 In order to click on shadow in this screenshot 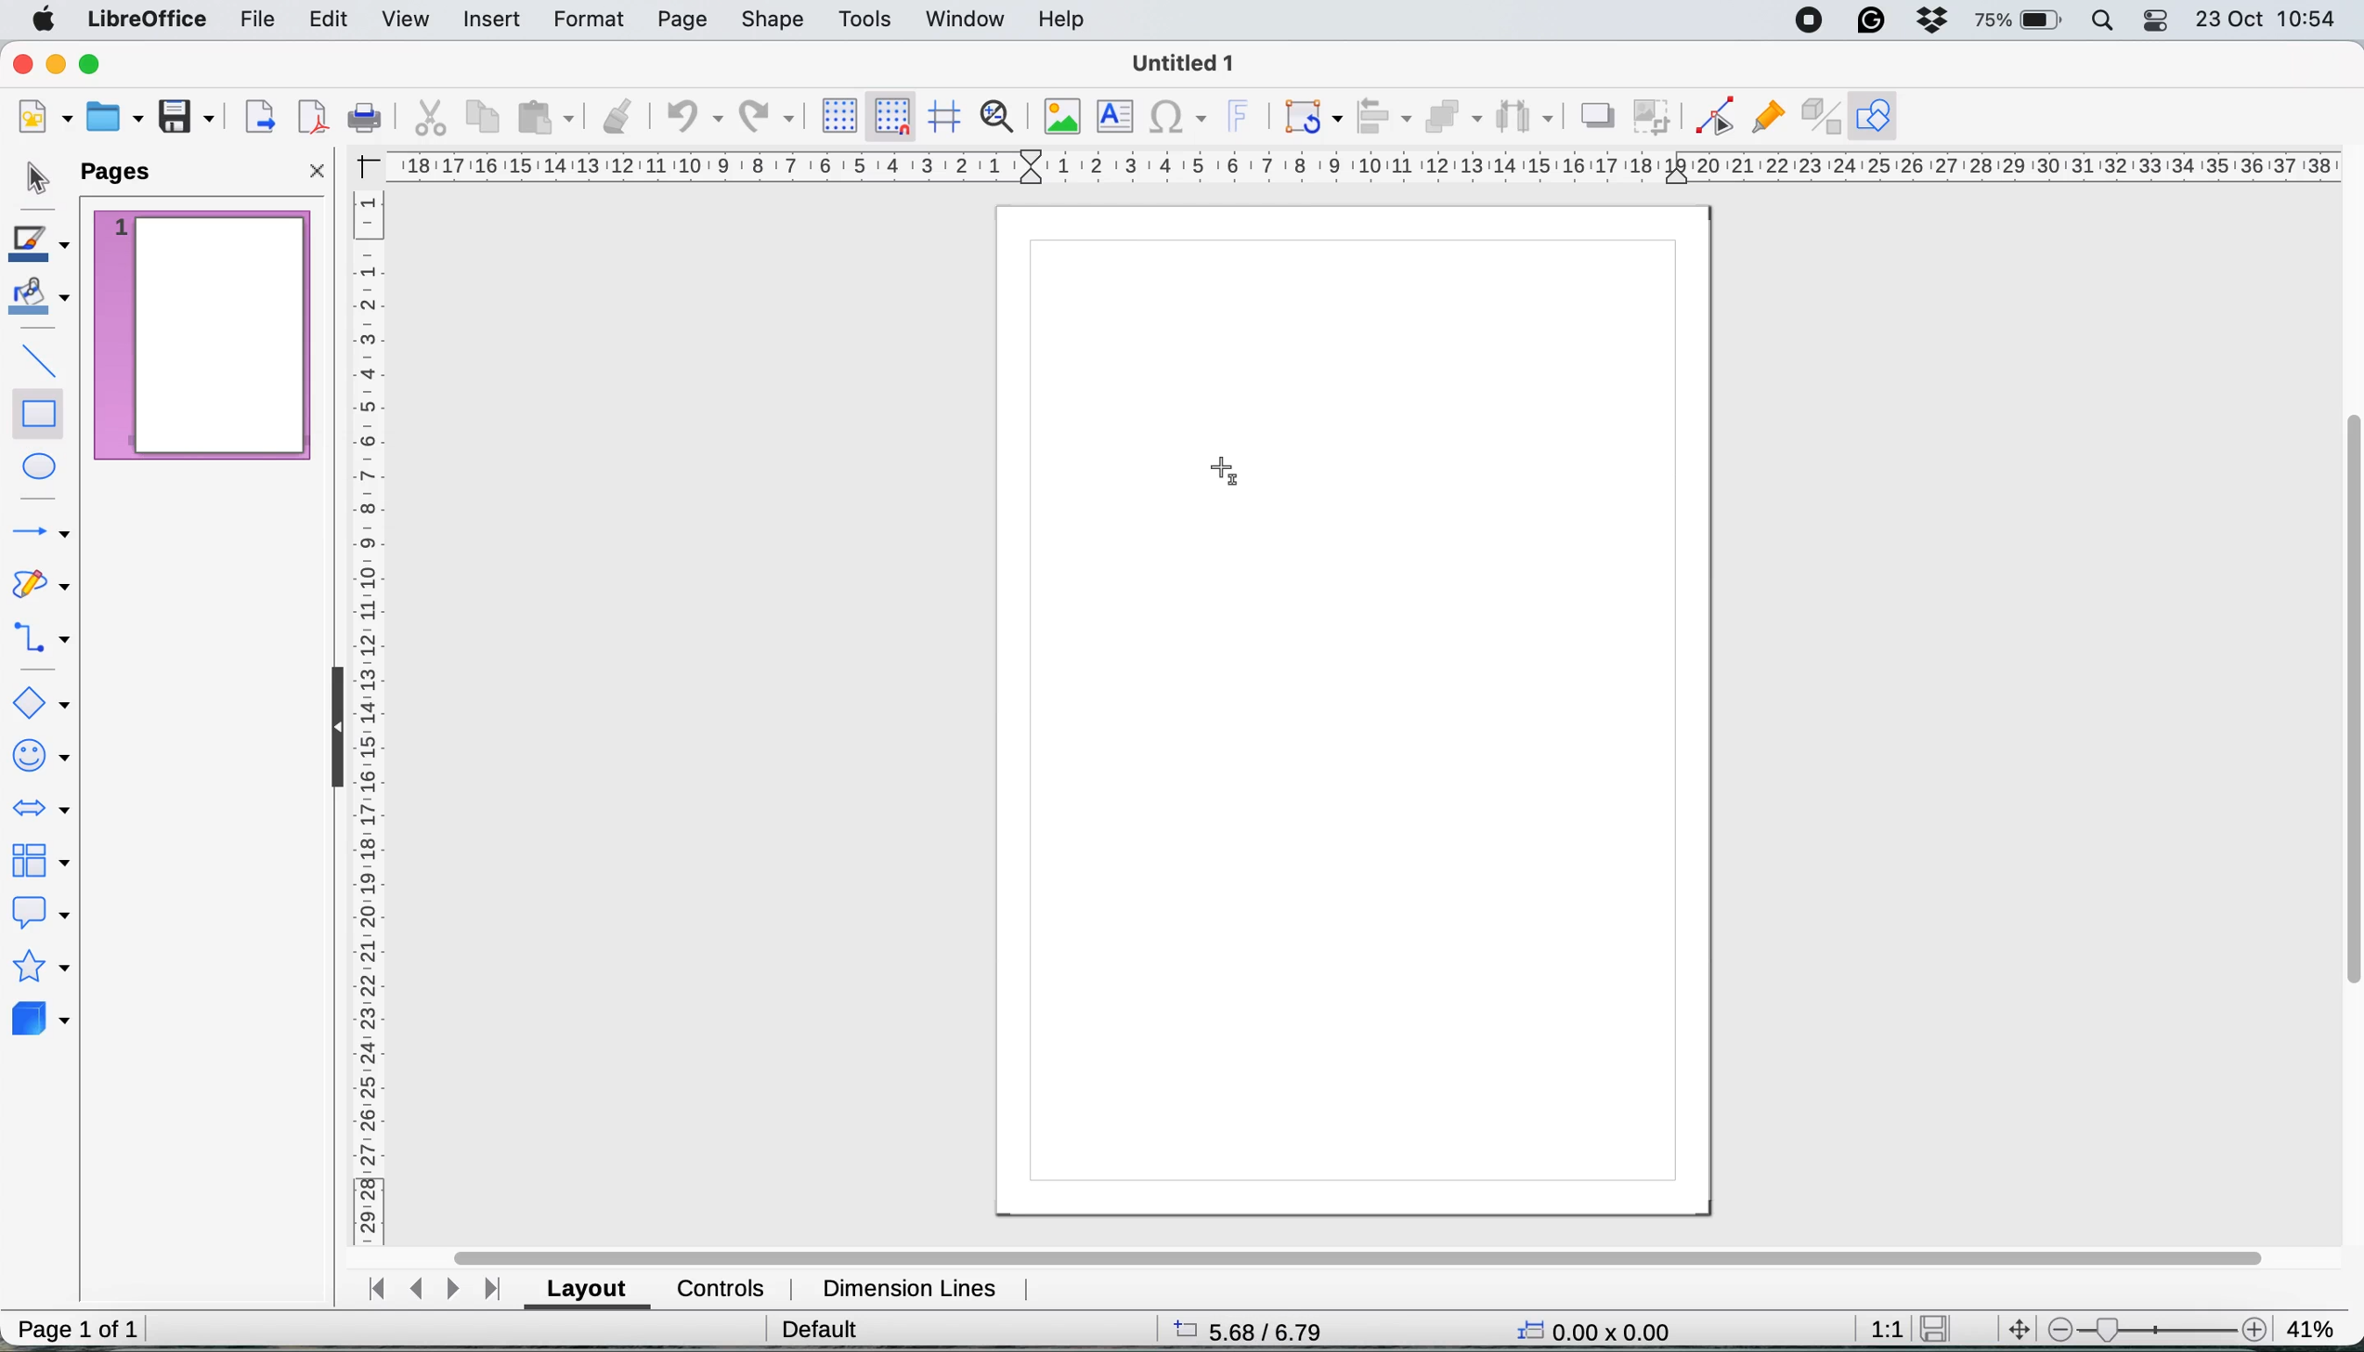, I will do `click(1598, 115)`.